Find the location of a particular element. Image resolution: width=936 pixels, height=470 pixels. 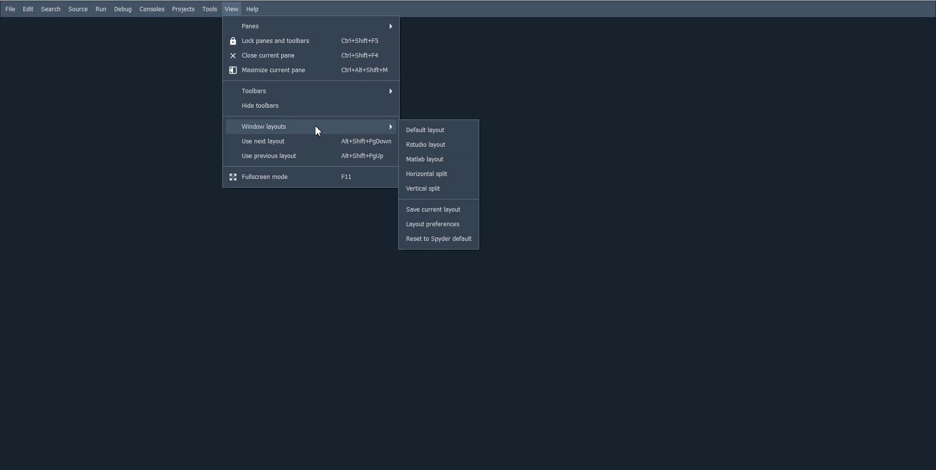

Close current pane is located at coordinates (312, 55).